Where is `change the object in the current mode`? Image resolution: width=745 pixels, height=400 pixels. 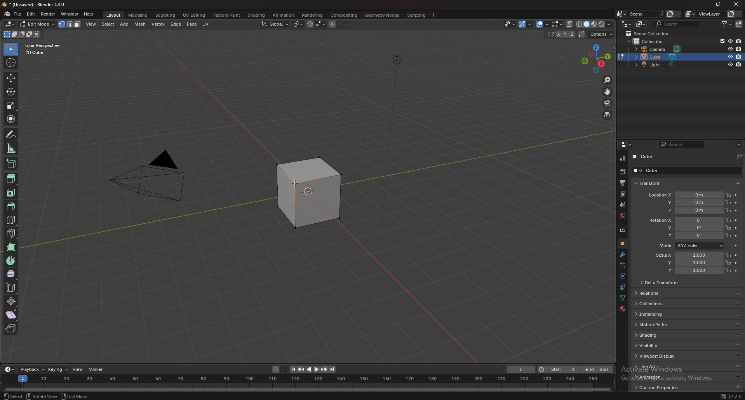
change the object in the current mode is located at coordinates (621, 57).